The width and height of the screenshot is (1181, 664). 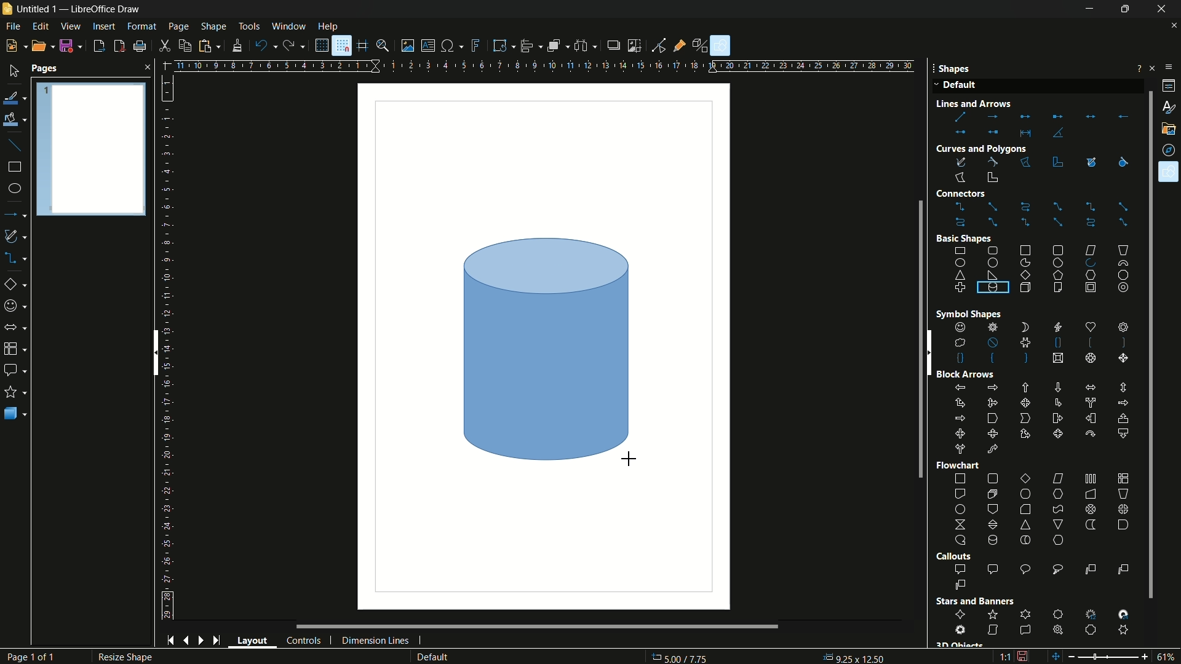 What do you see at coordinates (1146, 655) in the screenshot?
I see `zoom in` at bounding box center [1146, 655].